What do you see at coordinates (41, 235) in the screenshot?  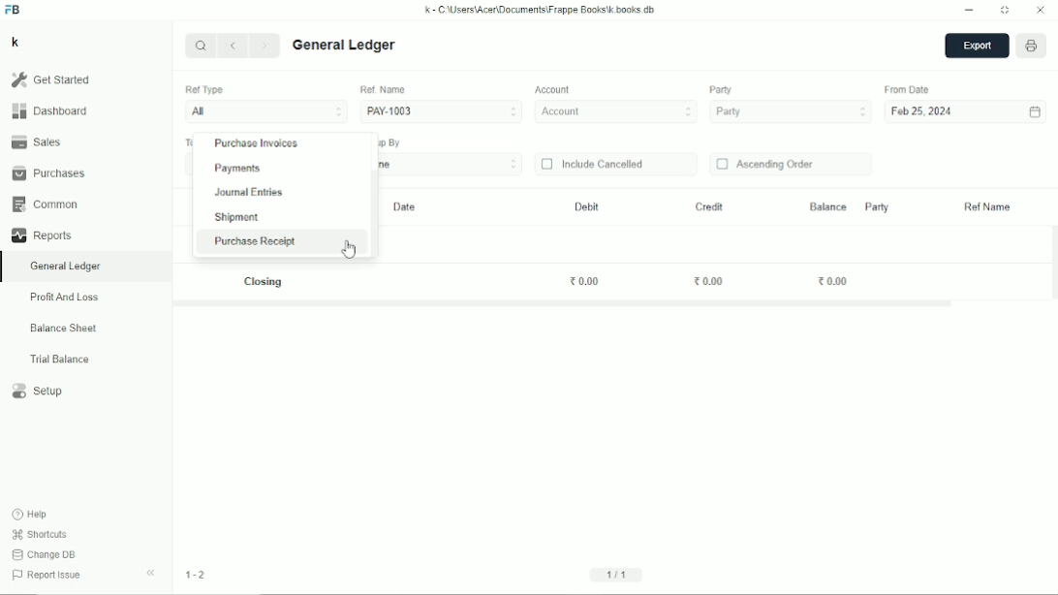 I see `Reports` at bounding box center [41, 235].